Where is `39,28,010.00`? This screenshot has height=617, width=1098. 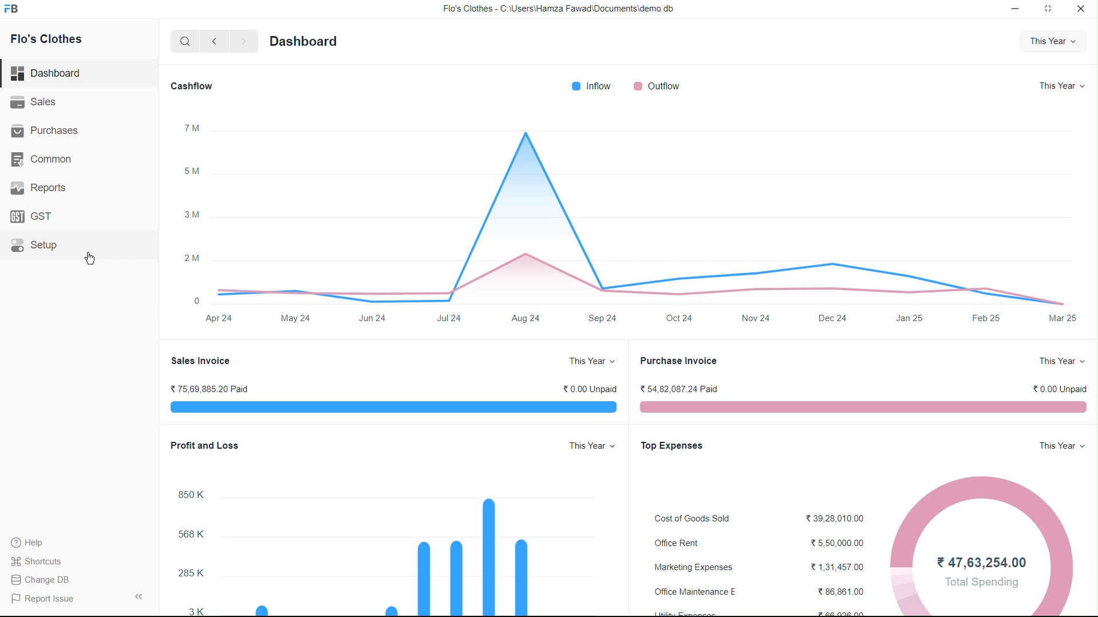
39,28,010.00 is located at coordinates (831, 519).